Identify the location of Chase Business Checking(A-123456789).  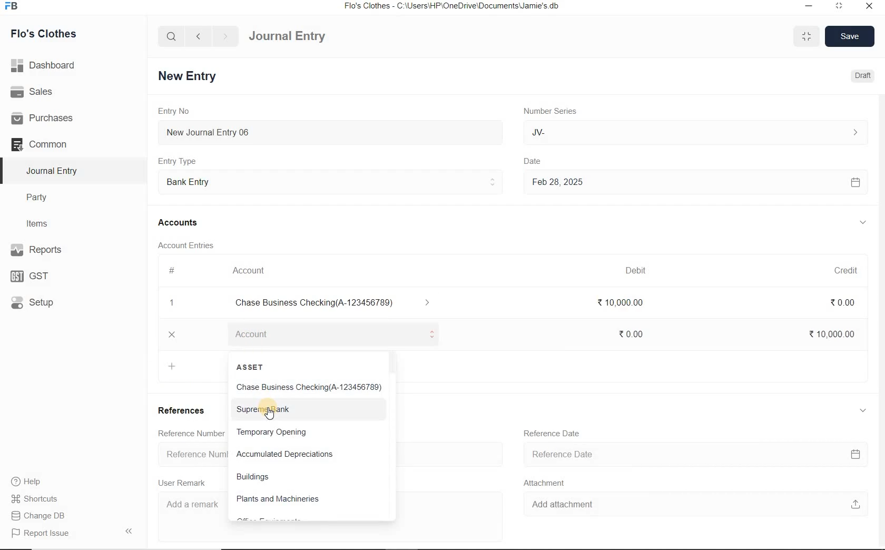
(338, 303).